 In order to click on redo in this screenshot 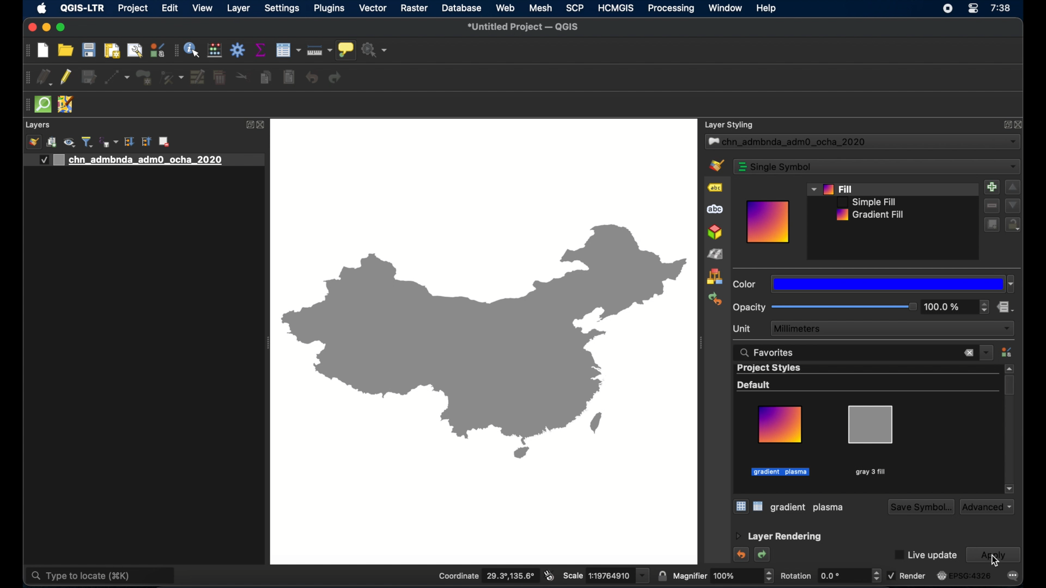, I will do `click(763, 555)`.